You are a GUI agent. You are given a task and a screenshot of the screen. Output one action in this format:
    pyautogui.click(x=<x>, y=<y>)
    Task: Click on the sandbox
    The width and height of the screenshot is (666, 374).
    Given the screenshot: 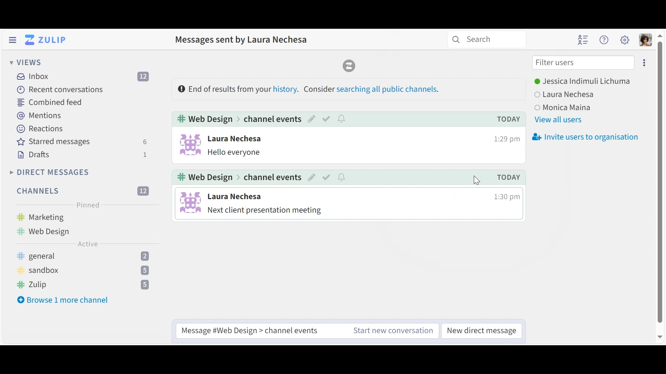 What is the action you would take?
    pyautogui.click(x=83, y=271)
    